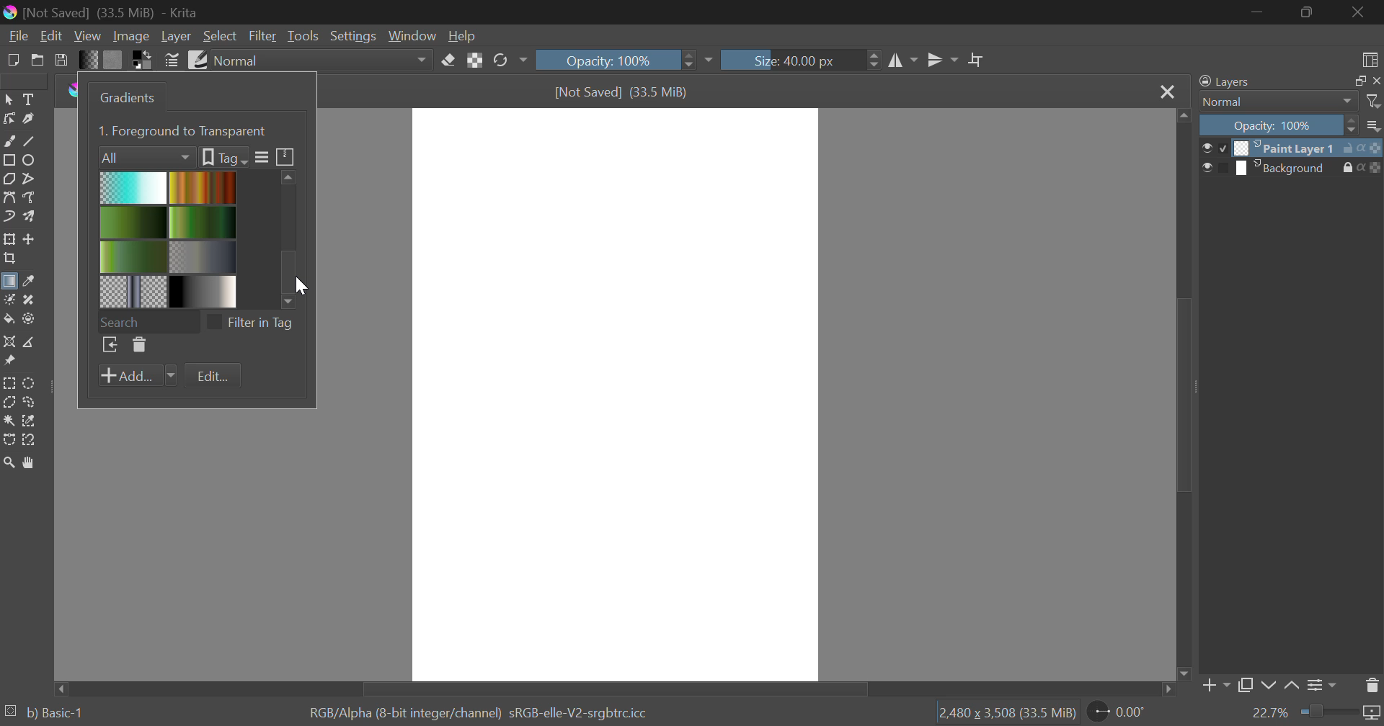 This screenshot has height=726, width=1384. Describe the element at coordinates (1351, 168) in the screenshot. I see `lock` at that location.